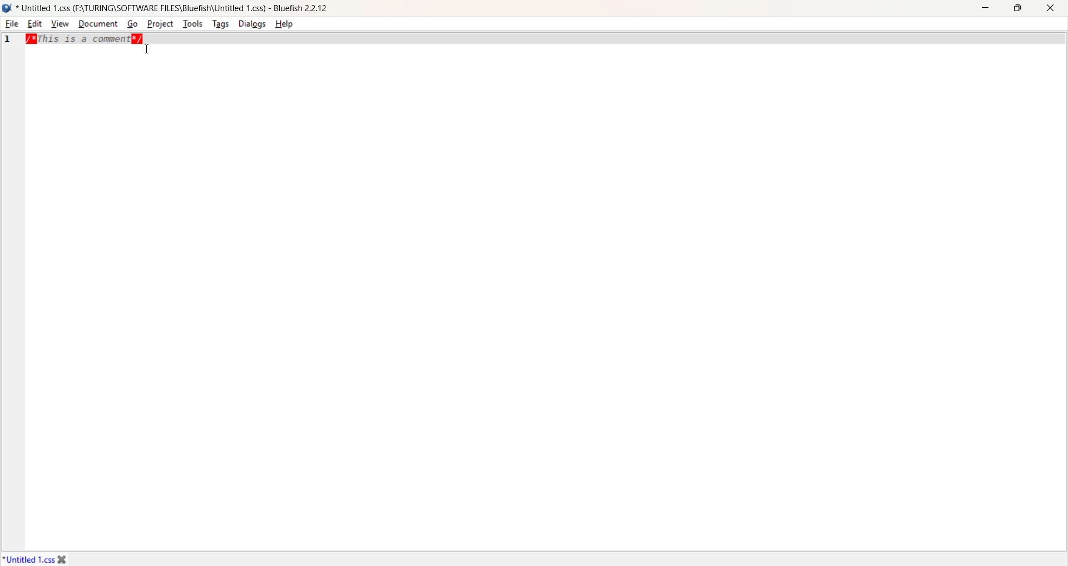  I want to click on File, so click(12, 23).